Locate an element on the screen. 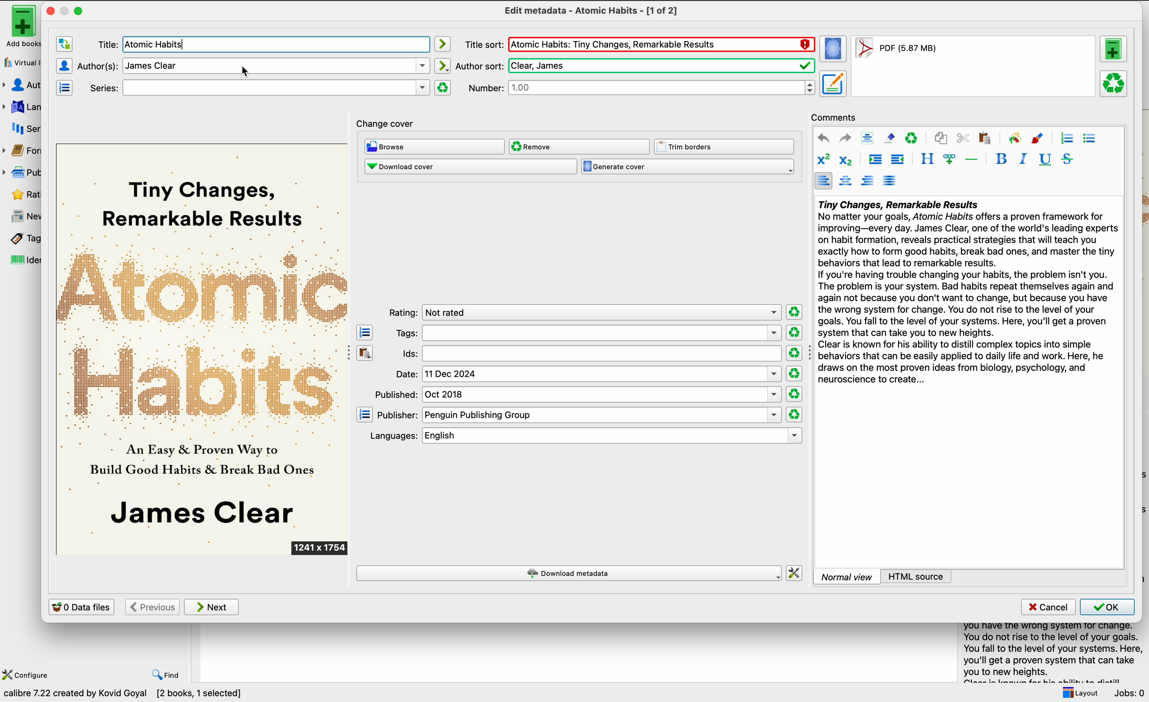  authors editor is located at coordinates (64, 65).